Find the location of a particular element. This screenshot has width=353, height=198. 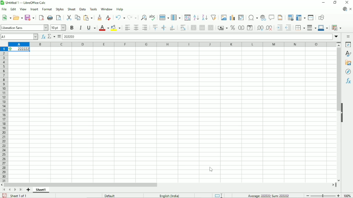

Background color is located at coordinates (116, 28).